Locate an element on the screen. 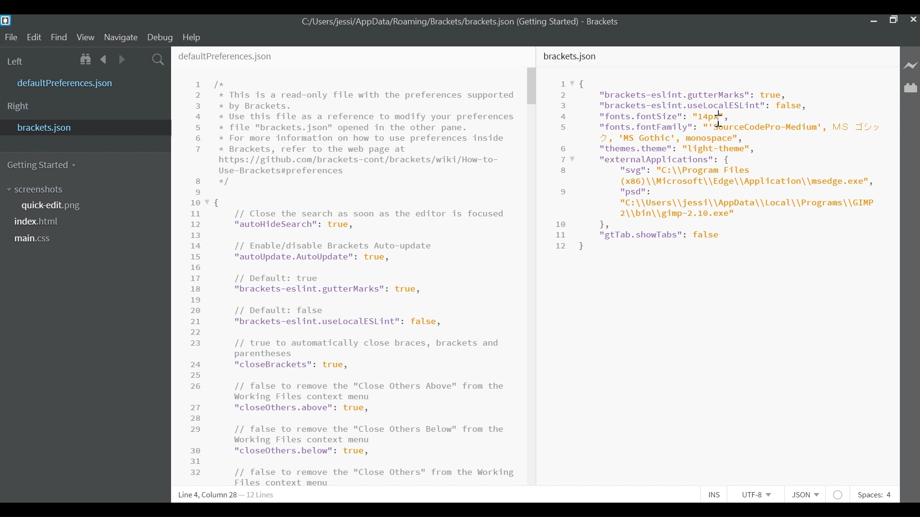  minimize is located at coordinates (873, 21).